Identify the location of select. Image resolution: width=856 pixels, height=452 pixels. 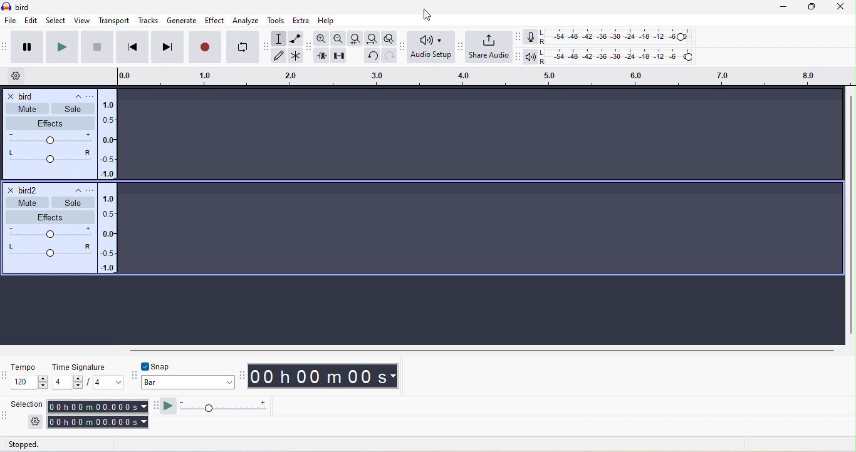
(56, 21).